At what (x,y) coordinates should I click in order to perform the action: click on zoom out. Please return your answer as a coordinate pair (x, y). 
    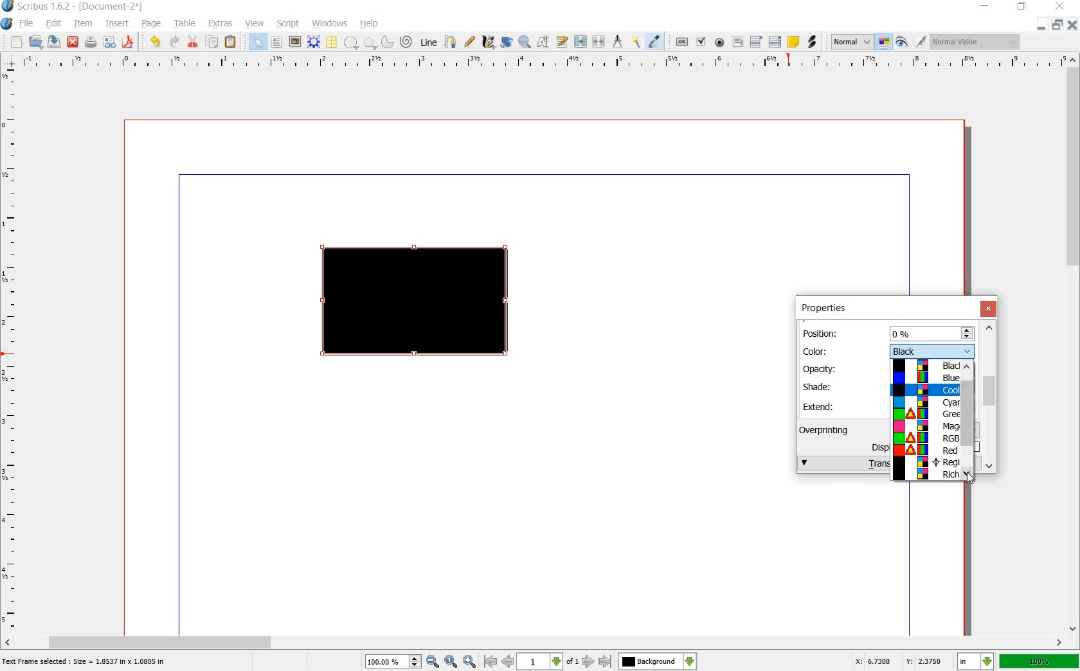
    Looking at the image, I should click on (433, 662).